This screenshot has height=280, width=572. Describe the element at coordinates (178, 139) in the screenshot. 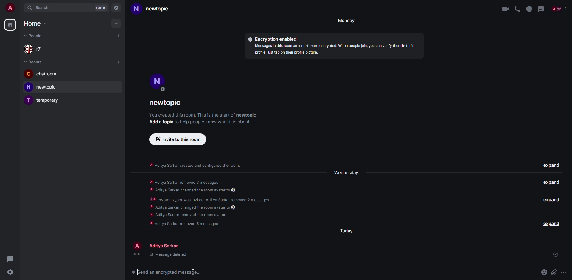

I see `invite to this room` at that location.